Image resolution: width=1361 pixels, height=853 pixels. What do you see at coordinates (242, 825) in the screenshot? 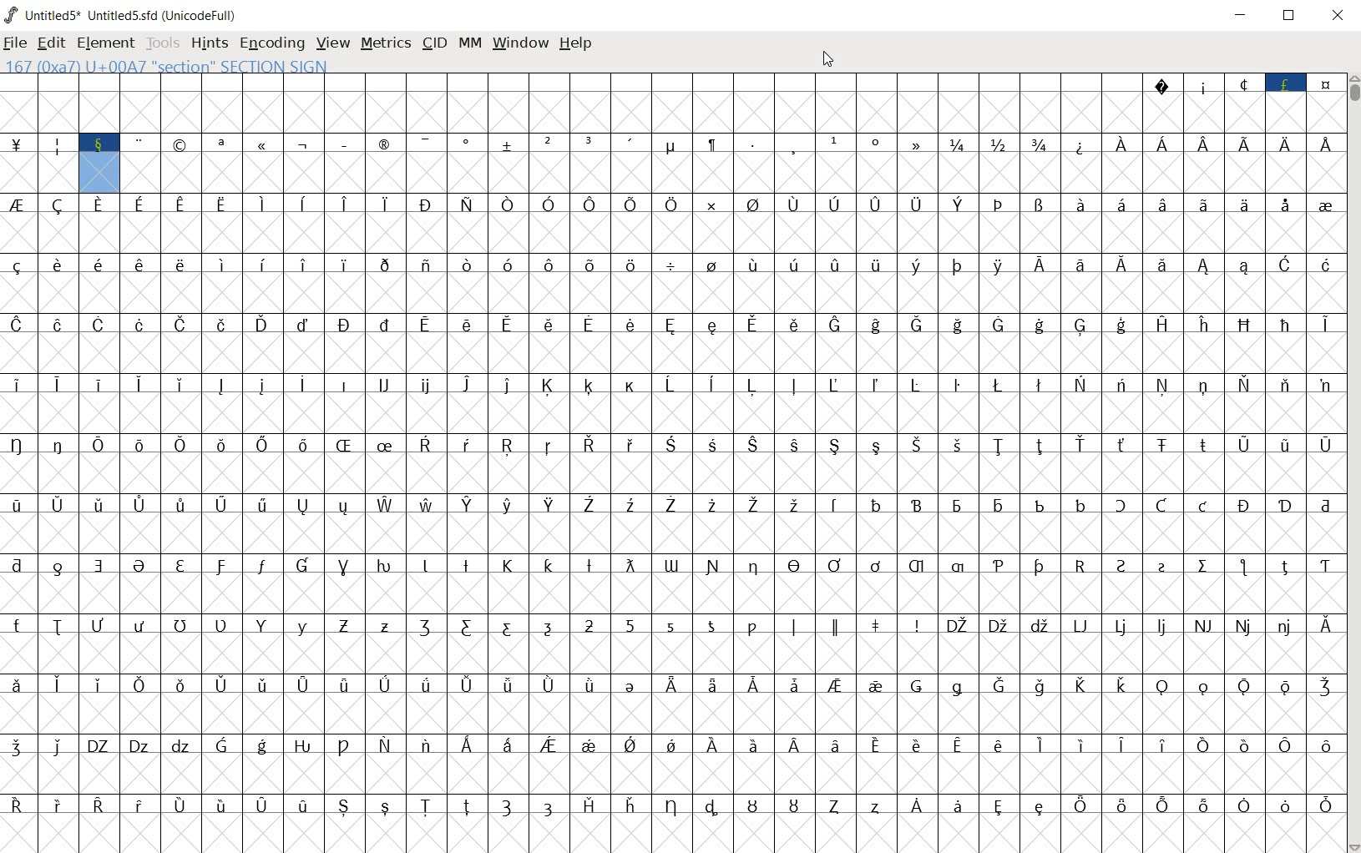
I see `Latin extended characters` at bounding box center [242, 825].